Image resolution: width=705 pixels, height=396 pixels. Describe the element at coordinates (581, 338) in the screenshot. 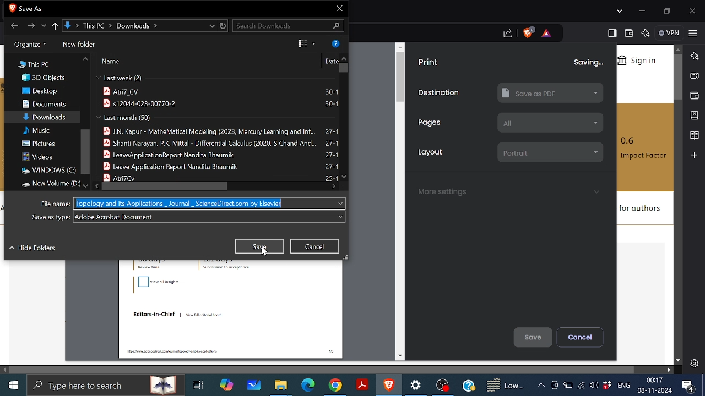

I see `Cancel` at that location.